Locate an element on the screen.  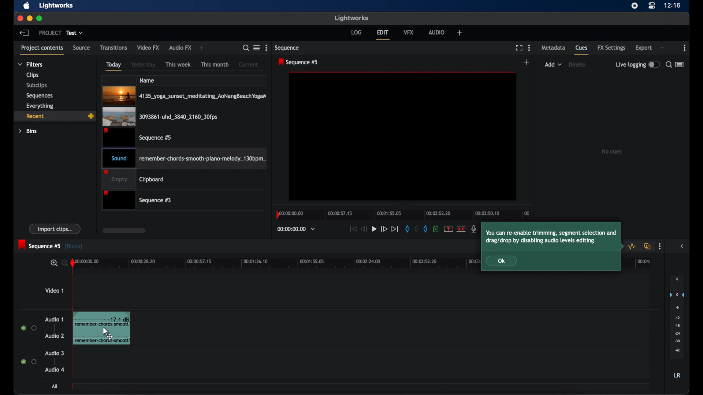
cut is located at coordinates (461, 229).